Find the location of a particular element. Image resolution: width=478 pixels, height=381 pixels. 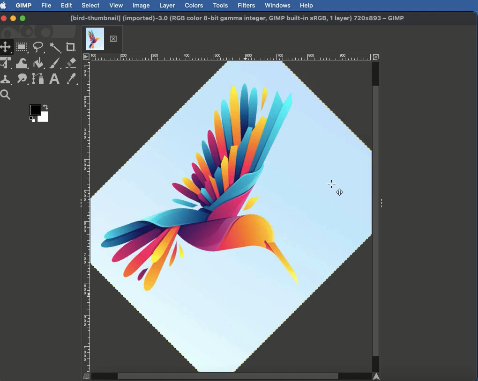

Zoom image when window size changes is located at coordinates (377, 56).